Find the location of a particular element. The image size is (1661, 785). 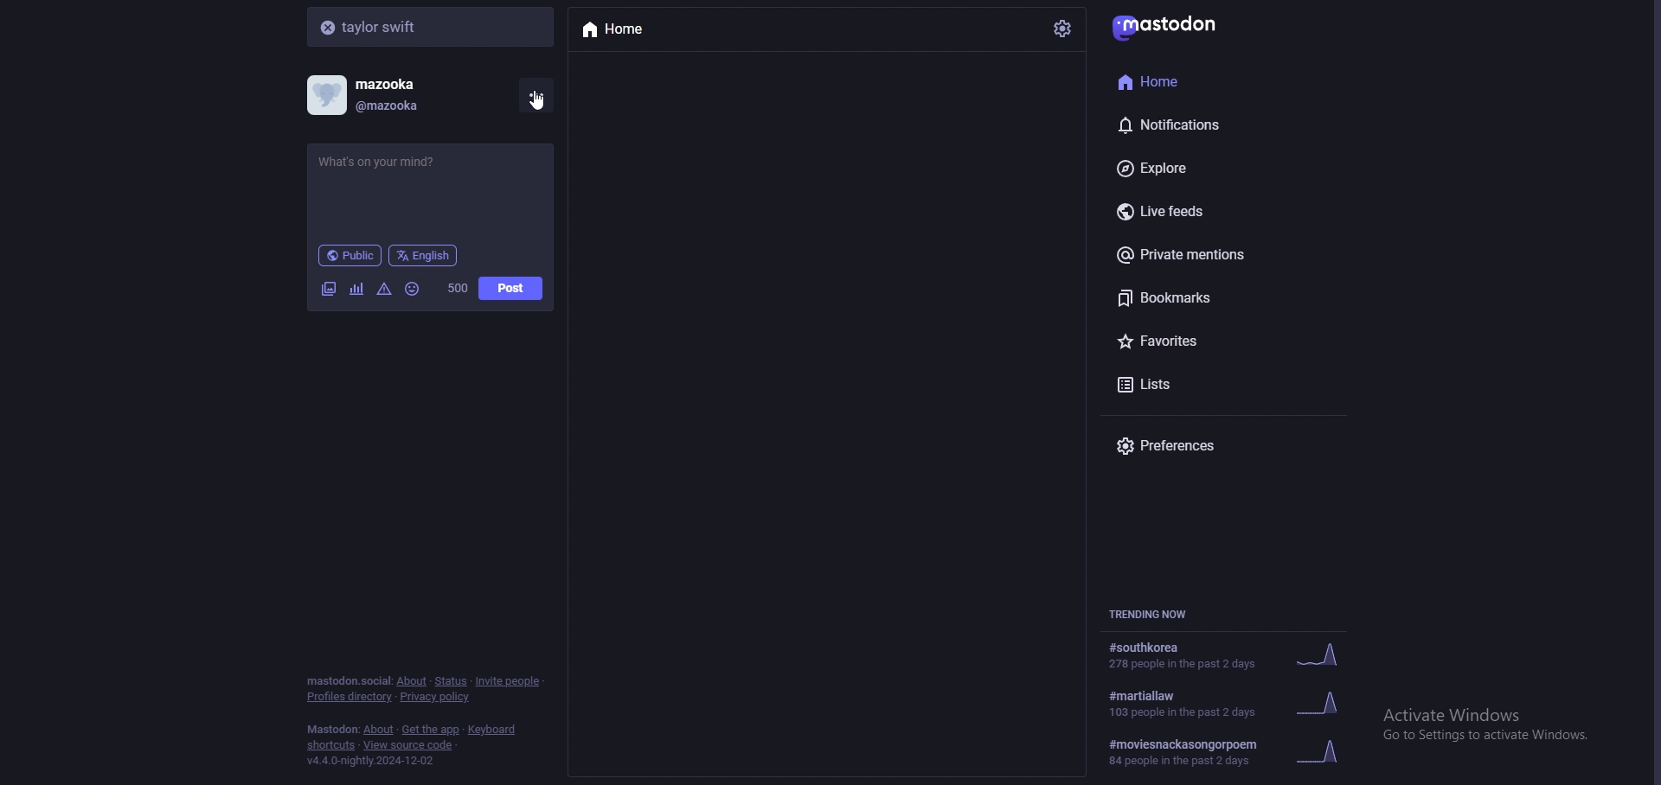

status is located at coordinates (452, 681).